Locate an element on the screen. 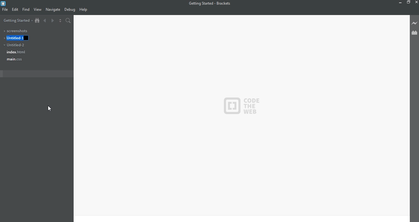  cursor is located at coordinates (49, 109).